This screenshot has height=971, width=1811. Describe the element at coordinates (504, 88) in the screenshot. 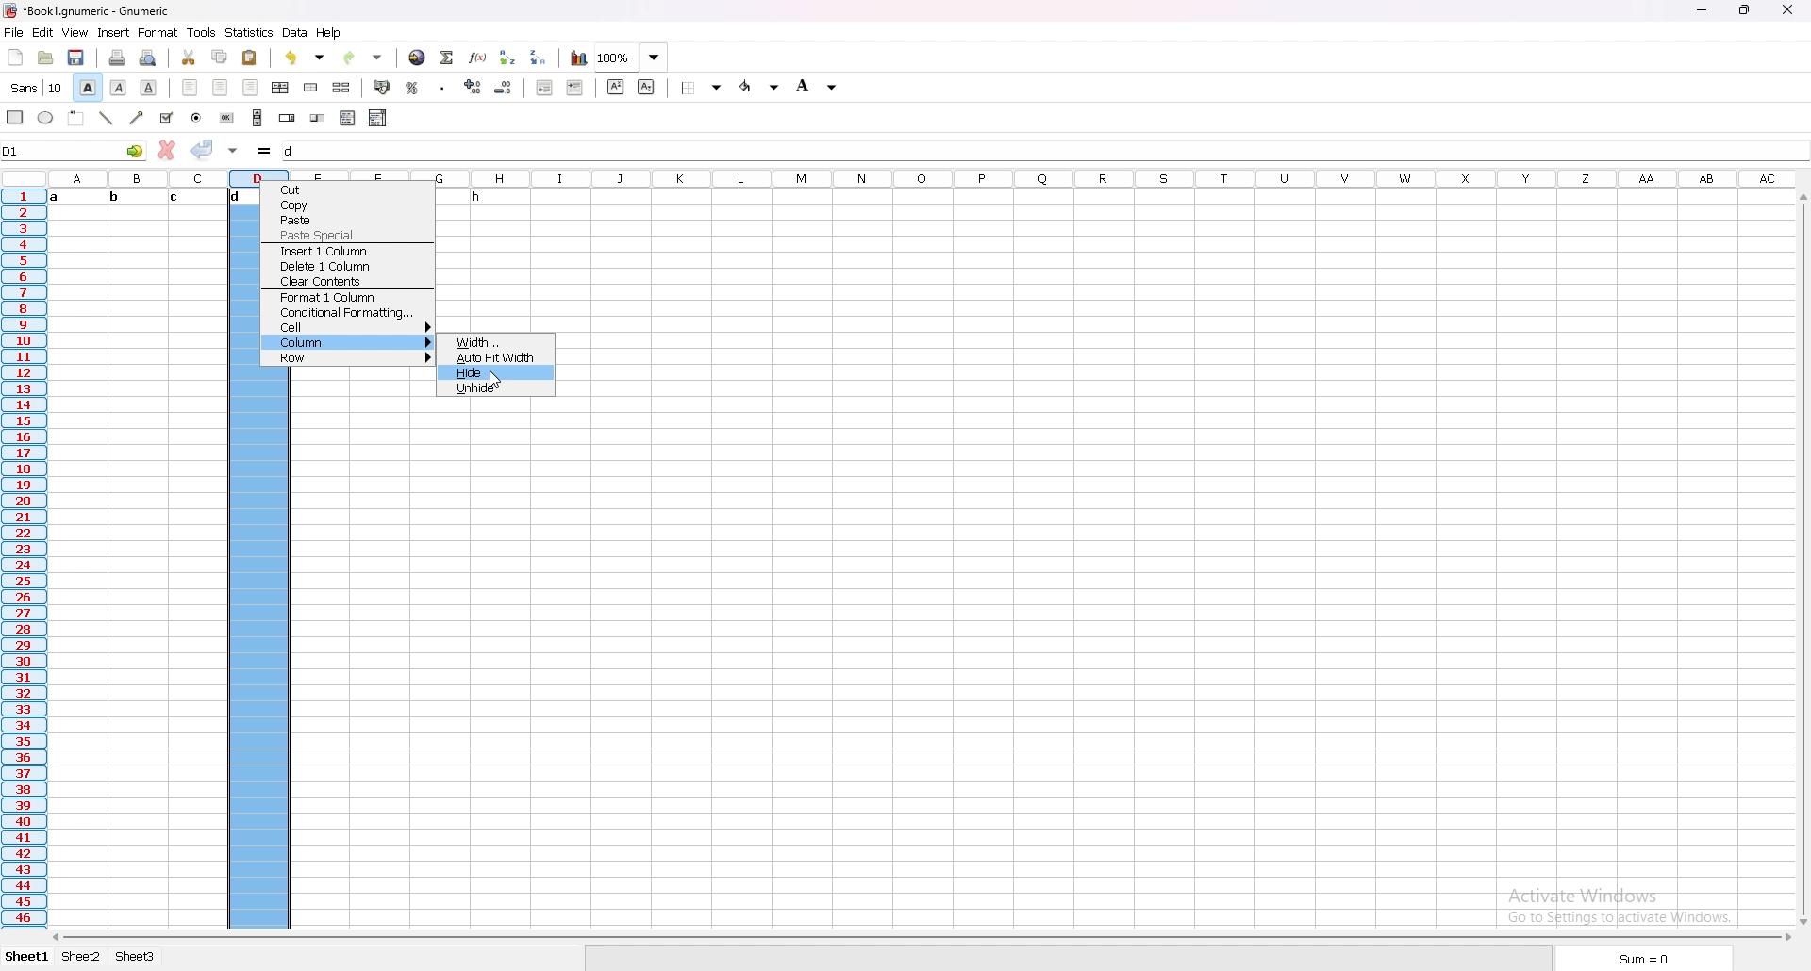

I see `decrease decimal` at that location.